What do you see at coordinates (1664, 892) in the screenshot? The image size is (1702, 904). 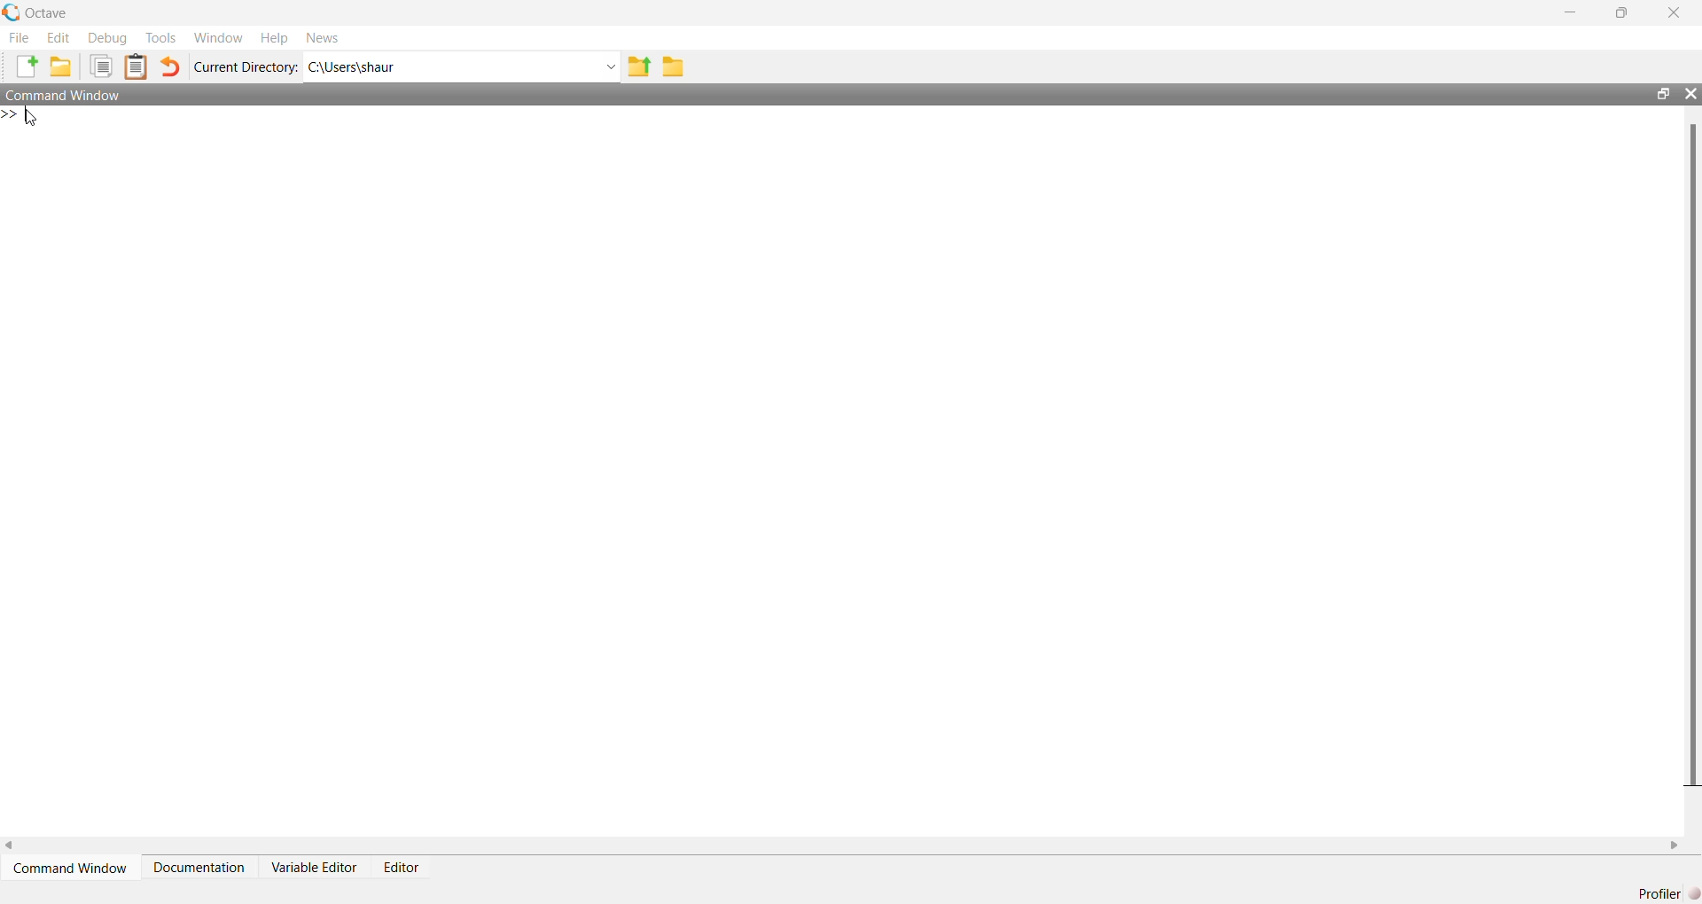 I see `Profiler` at bounding box center [1664, 892].